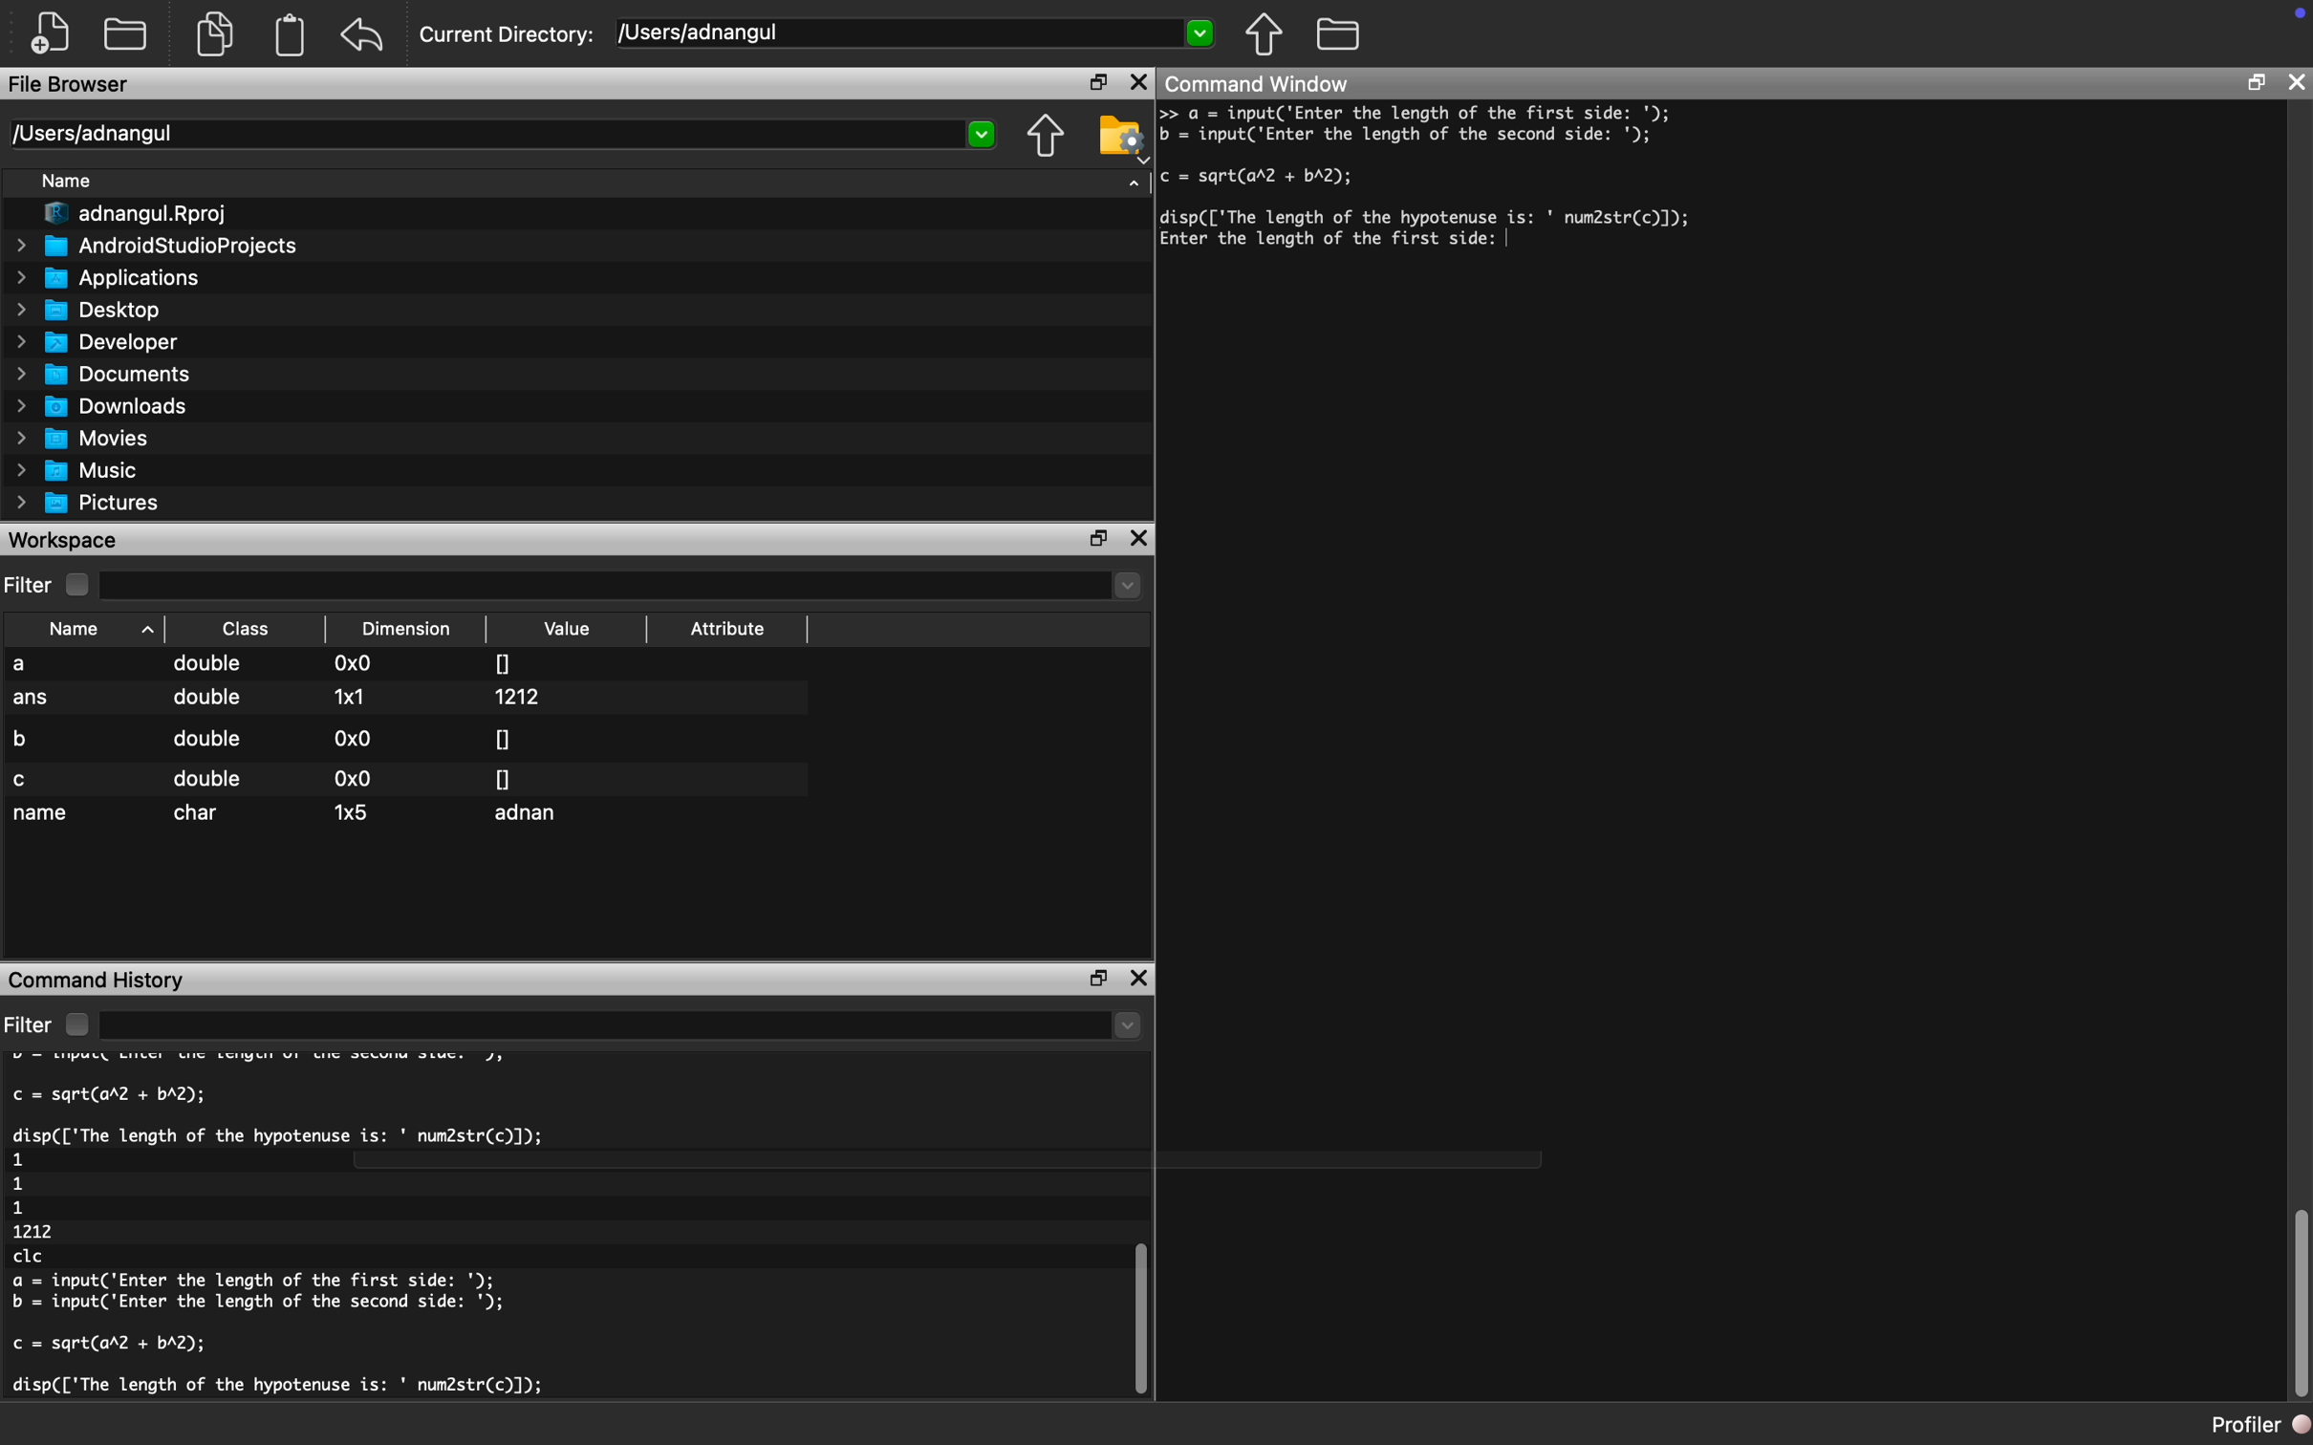 Image resolution: width=2313 pixels, height=1445 pixels. I want to click on document clipboard, so click(286, 37).